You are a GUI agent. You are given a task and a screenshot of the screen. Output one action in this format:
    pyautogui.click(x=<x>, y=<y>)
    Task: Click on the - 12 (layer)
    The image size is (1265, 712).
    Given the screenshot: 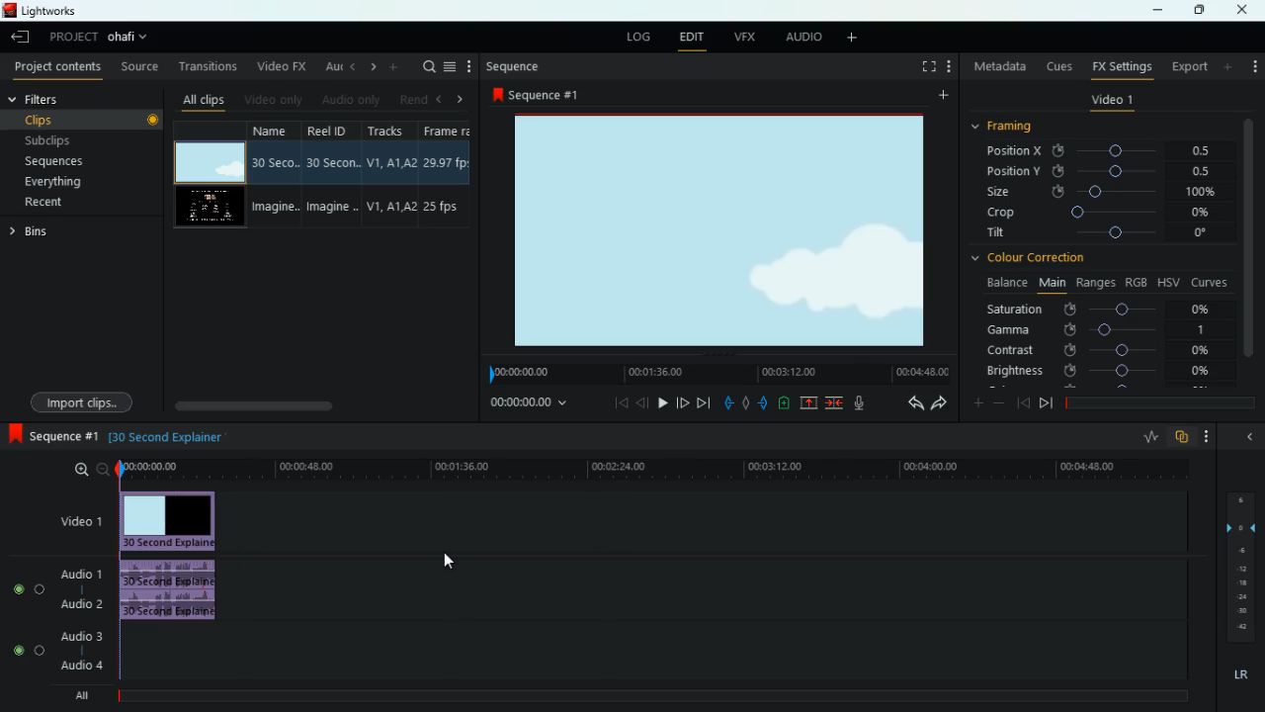 What is the action you would take?
    pyautogui.click(x=1243, y=568)
    